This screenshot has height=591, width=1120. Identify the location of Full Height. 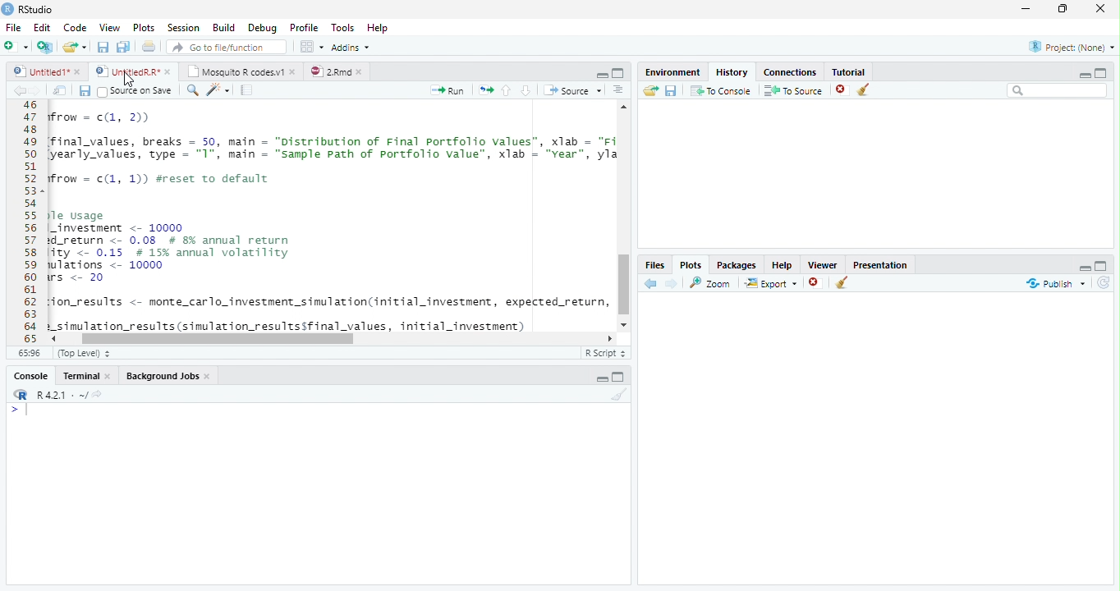
(1102, 71).